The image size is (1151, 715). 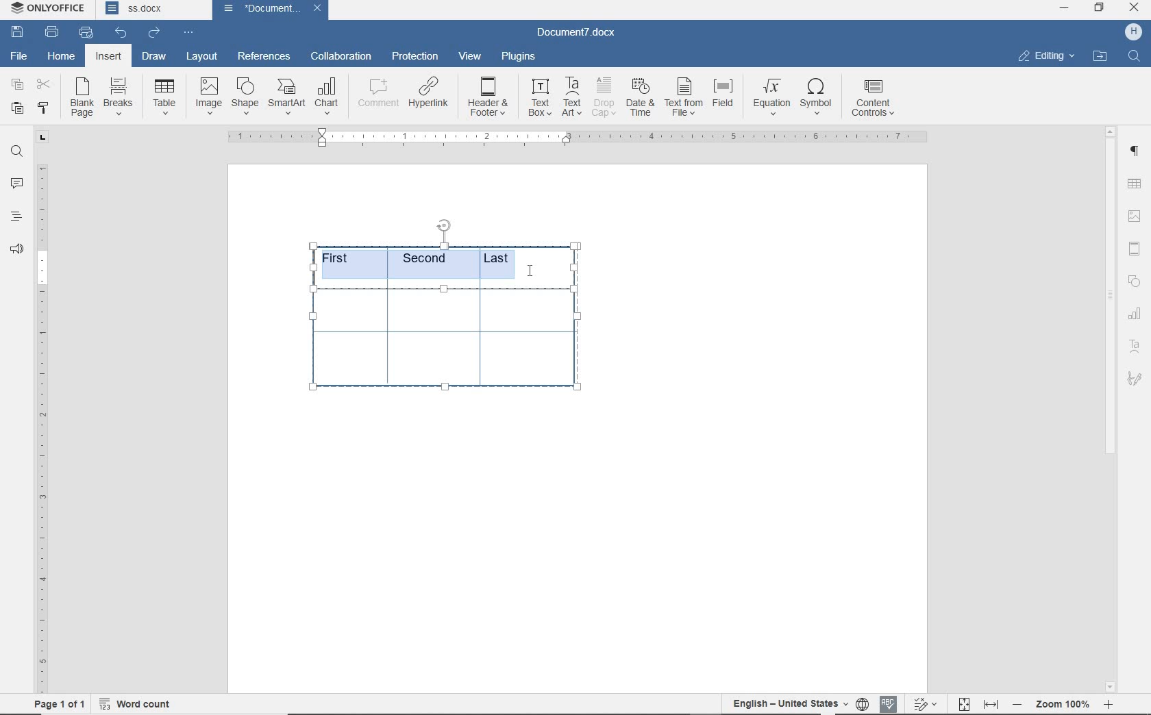 I want to click on system name, so click(x=49, y=9).